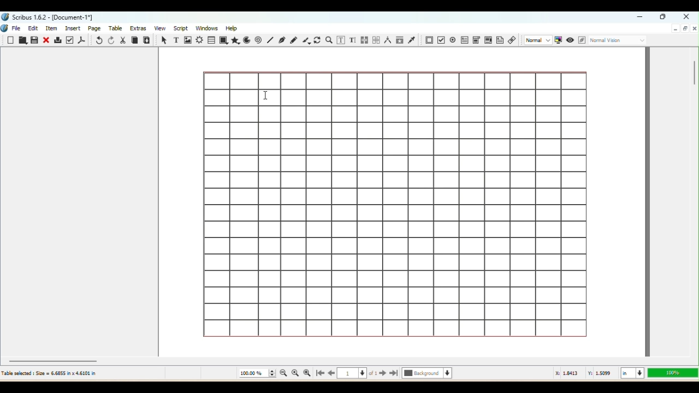 The image size is (699, 393). What do you see at coordinates (307, 373) in the screenshot?
I see `Zoom in` at bounding box center [307, 373].